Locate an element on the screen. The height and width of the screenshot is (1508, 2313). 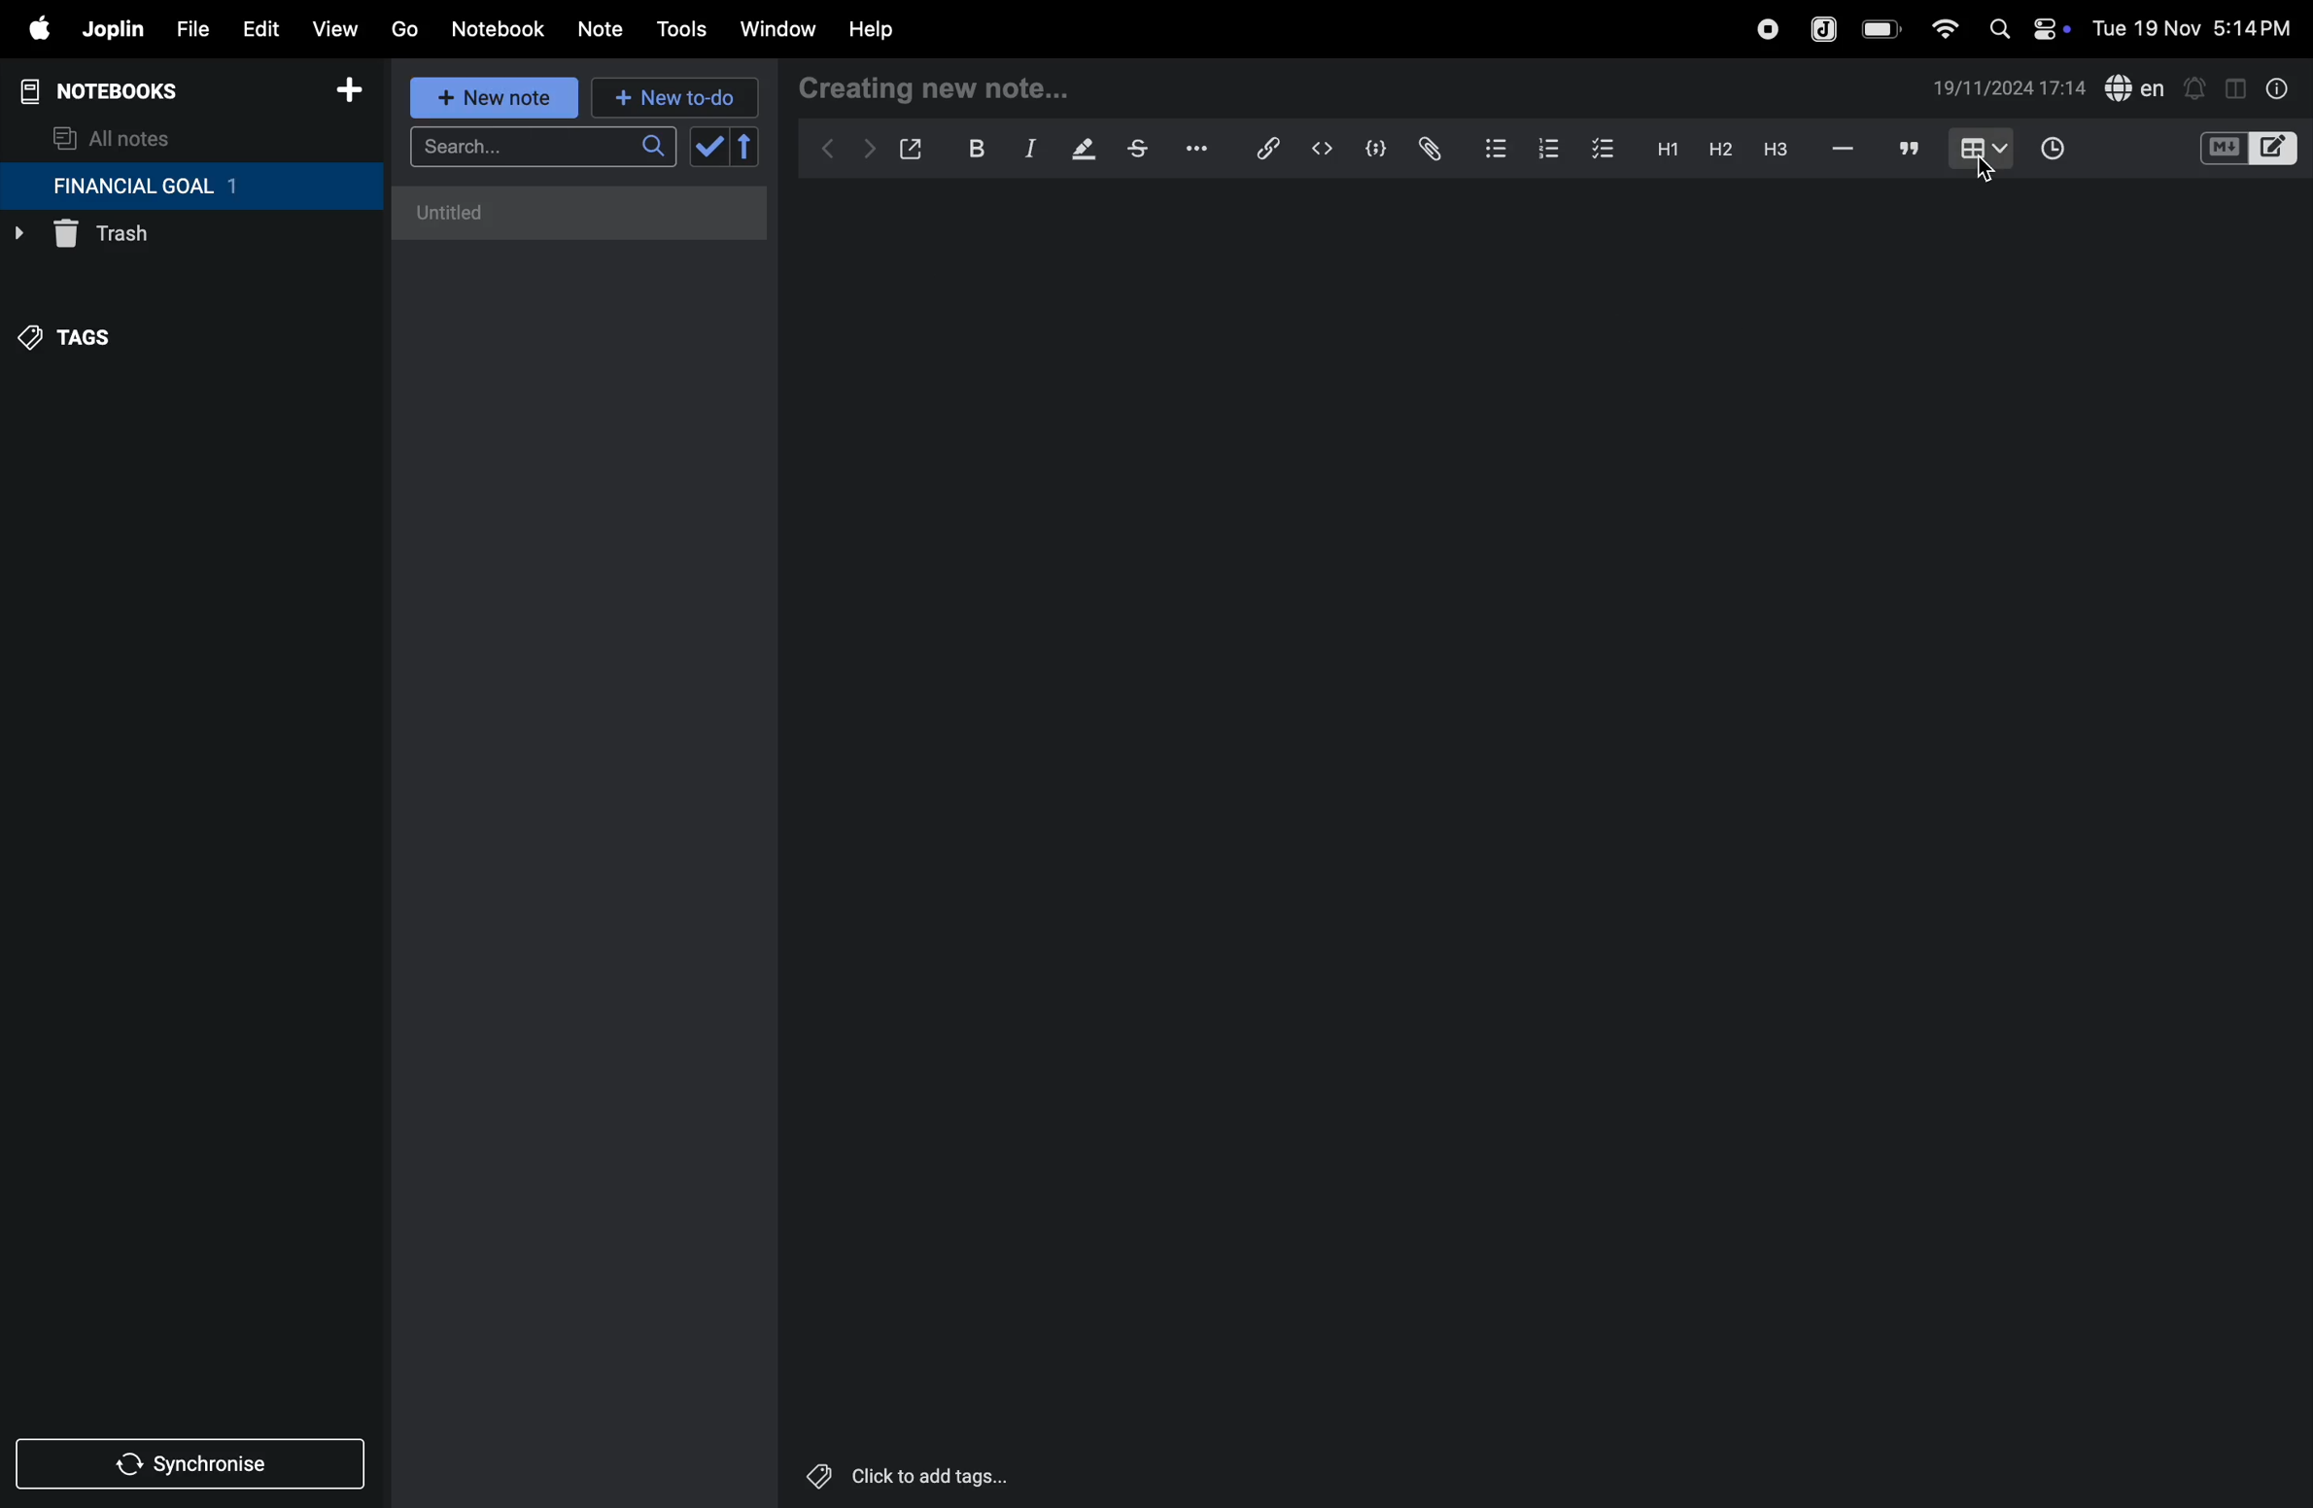
insert code is located at coordinates (1324, 149).